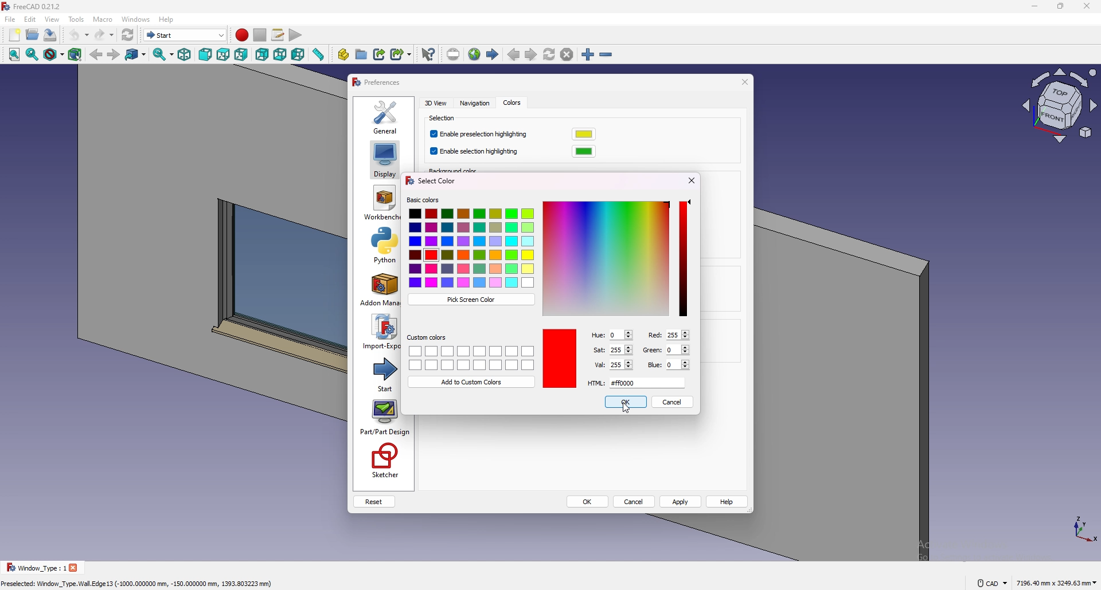  Describe the element at coordinates (1061, 6) in the screenshot. I see `resize` at that location.